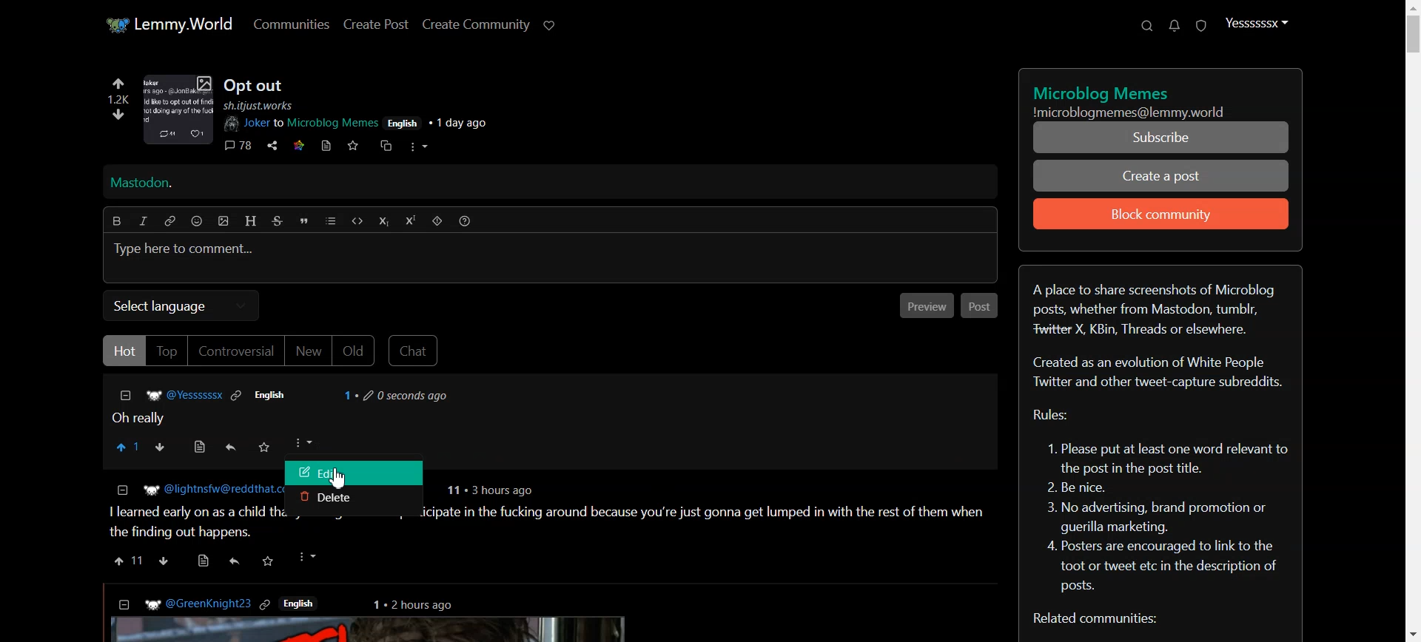 This screenshot has height=642, width=1421. Describe the element at coordinates (169, 22) in the screenshot. I see `Home page` at that location.